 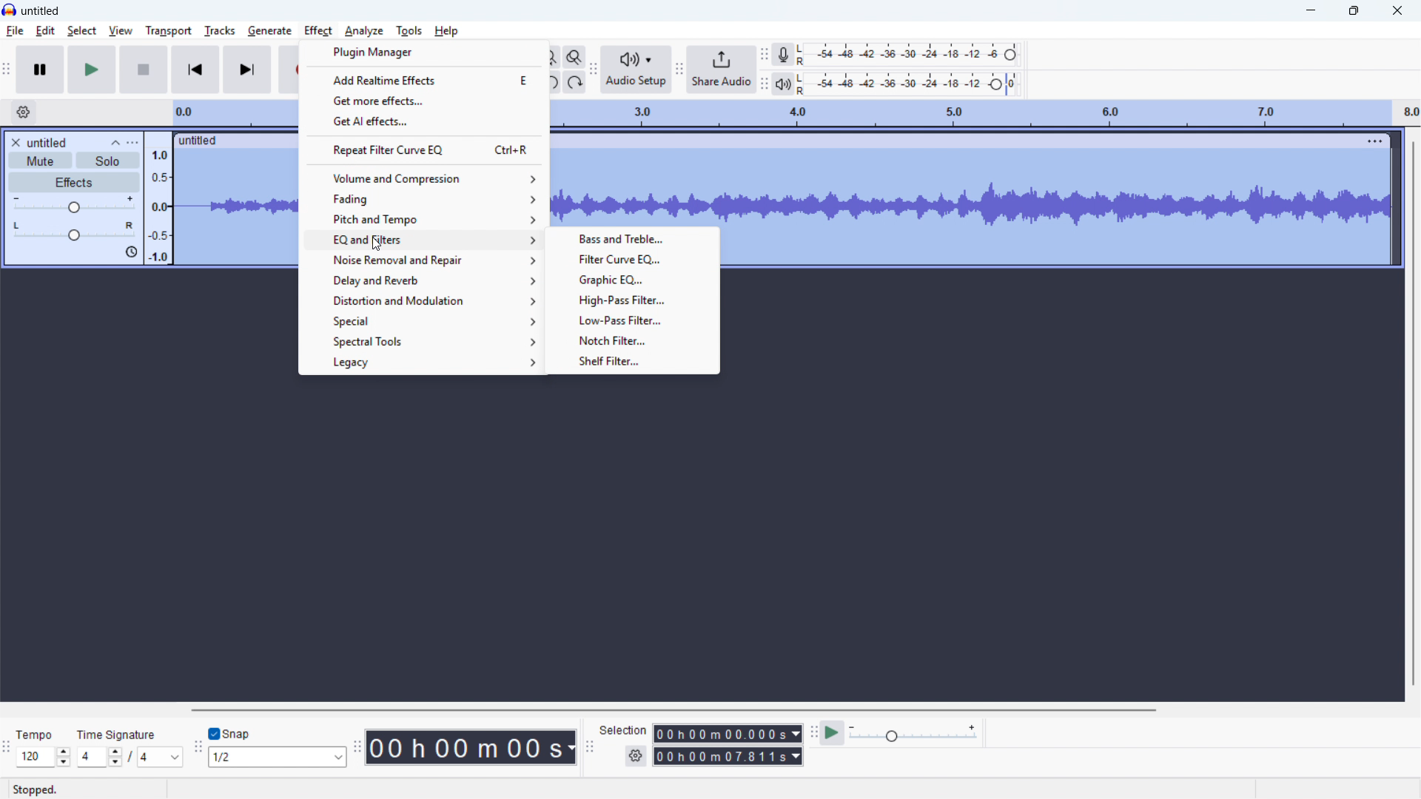 I want to click on pause, so click(x=41, y=70).